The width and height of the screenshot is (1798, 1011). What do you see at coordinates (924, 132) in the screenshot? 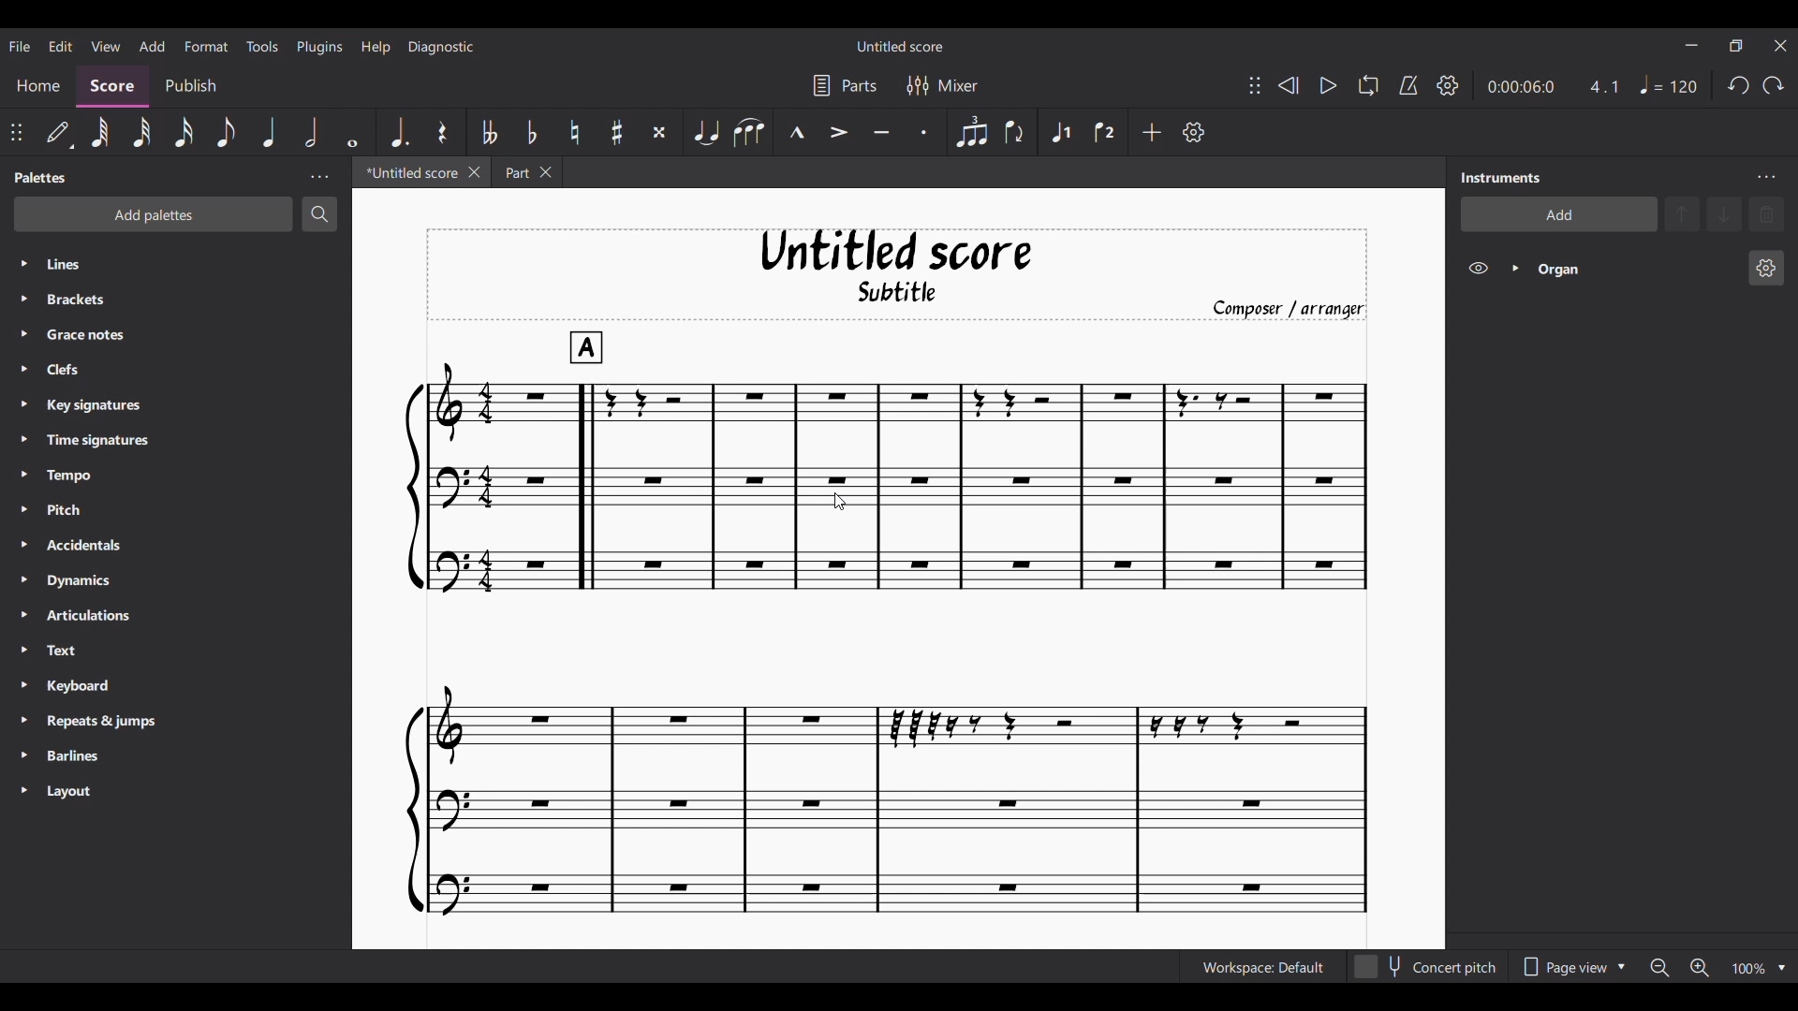
I see `Staccato` at bounding box center [924, 132].